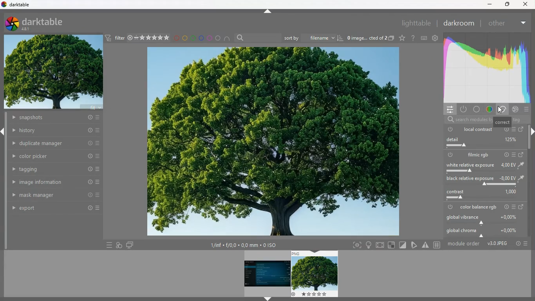  Describe the element at coordinates (527, 4) in the screenshot. I see `close` at that location.